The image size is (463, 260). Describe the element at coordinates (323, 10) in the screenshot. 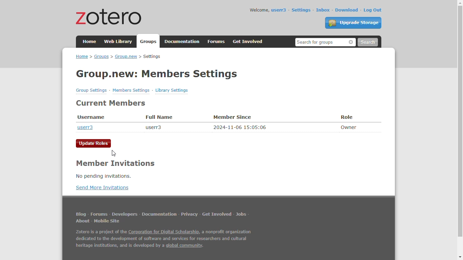

I see `inbox` at that location.